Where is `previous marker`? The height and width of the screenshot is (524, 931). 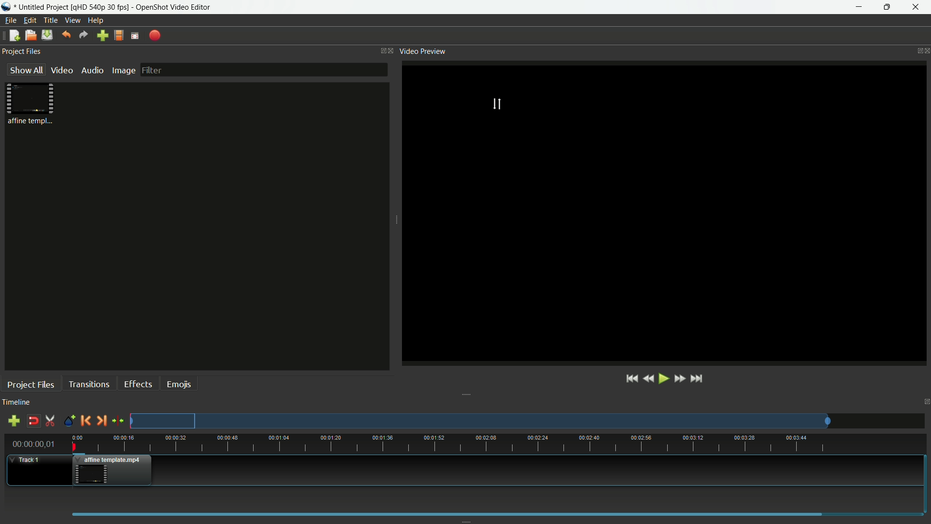
previous marker is located at coordinates (85, 420).